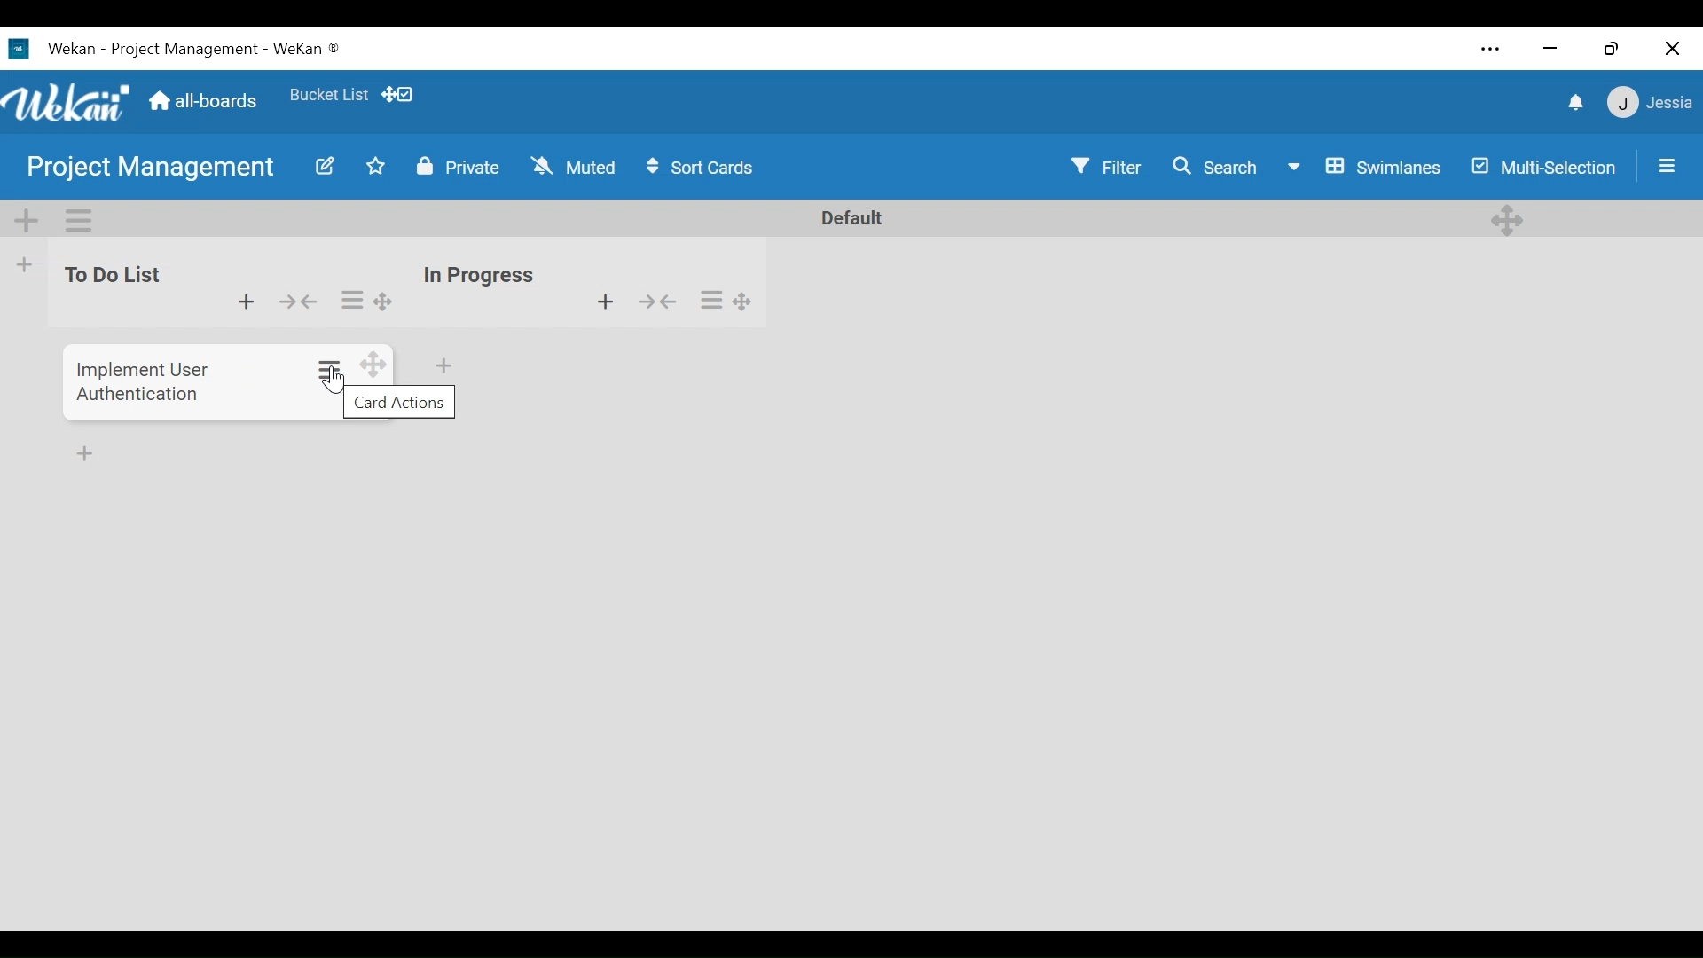 The image size is (1703, 958). Describe the element at coordinates (400, 402) in the screenshot. I see `card actions` at that location.